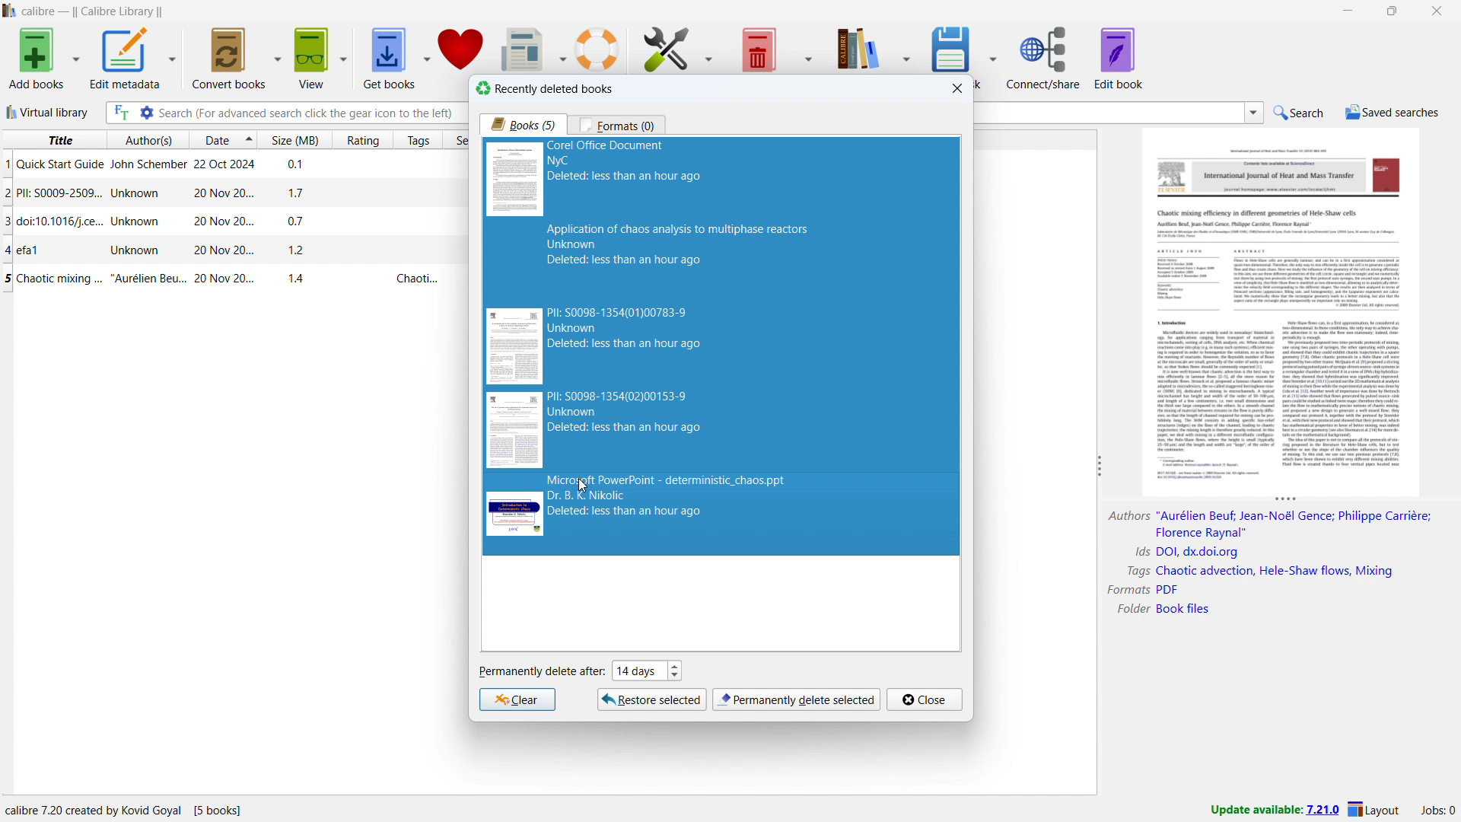 This screenshot has width=1461, height=822. What do you see at coordinates (310, 113) in the screenshot?
I see `enter search string` at bounding box center [310, 113].